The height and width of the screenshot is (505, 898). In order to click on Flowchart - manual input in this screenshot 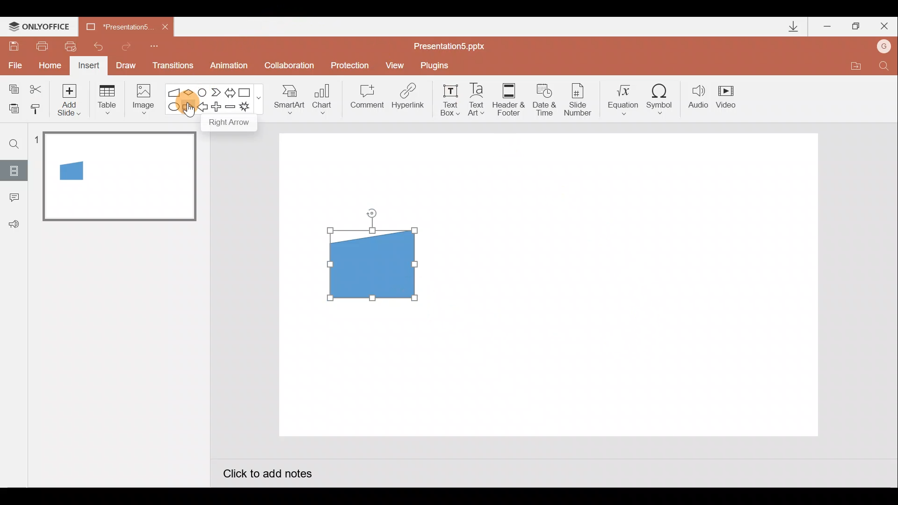, I will do `click(175, 91)`.